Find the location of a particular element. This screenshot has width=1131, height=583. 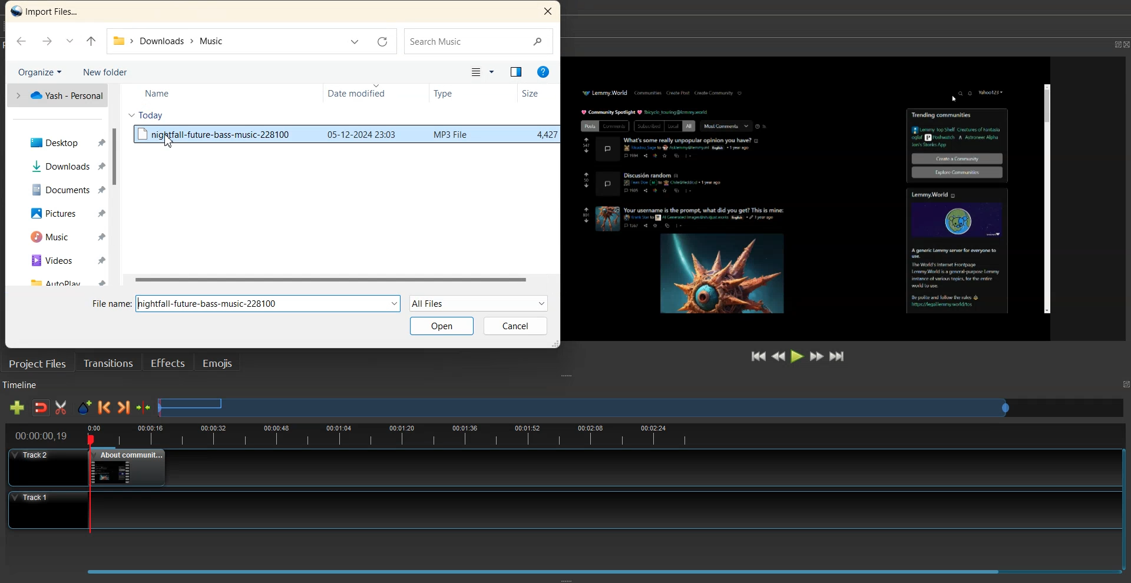

Documents is located at coordinates (55, 190).